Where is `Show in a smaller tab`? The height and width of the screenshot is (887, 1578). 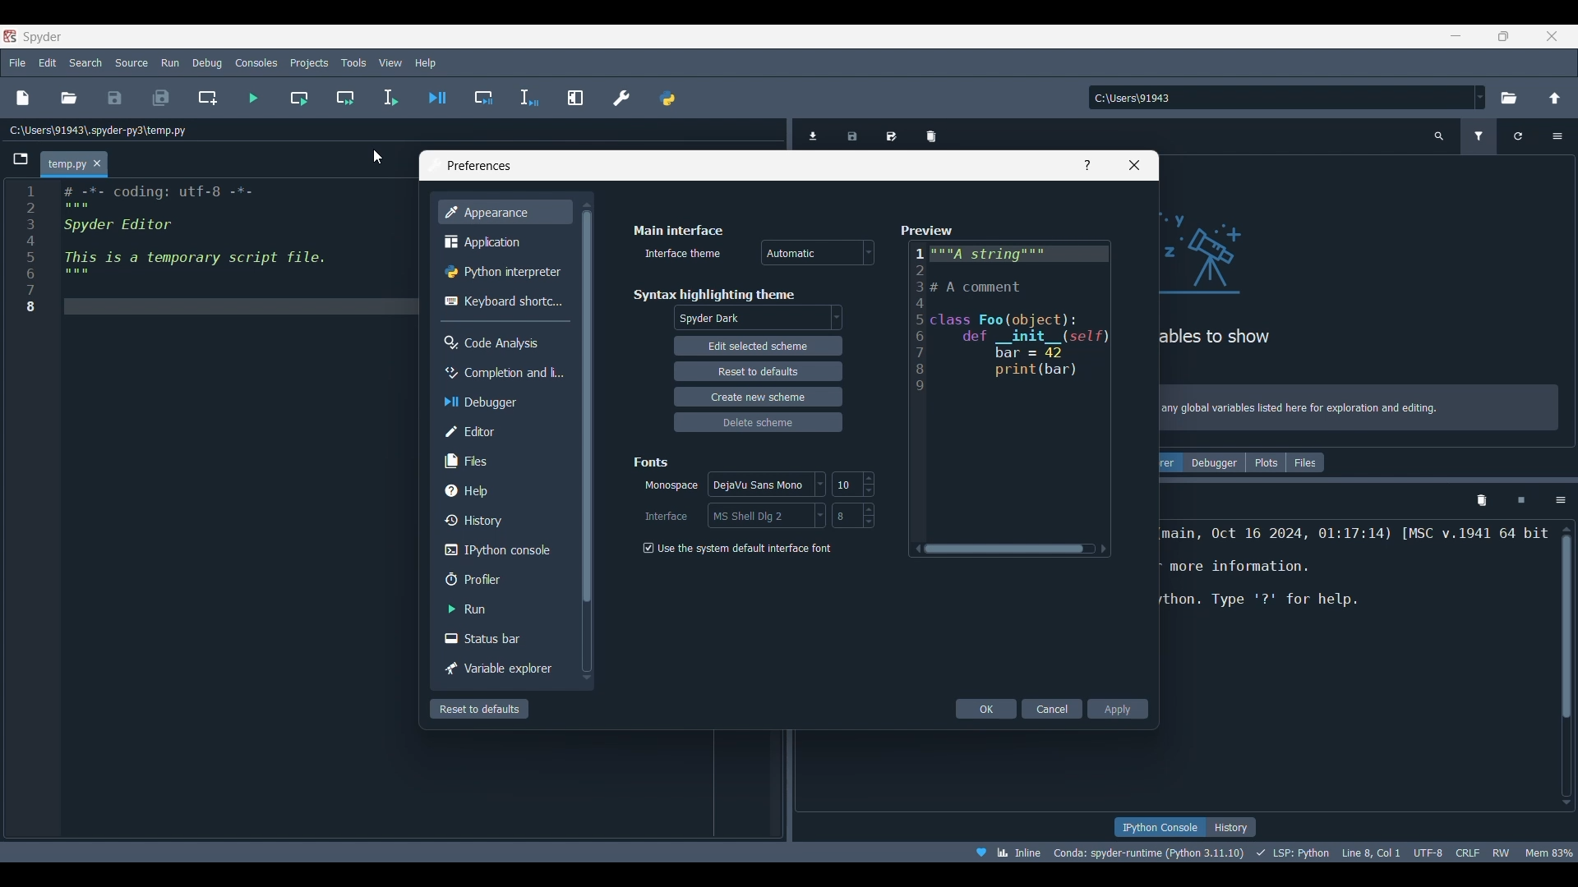
Show in a smaller tab is located at coordinates (1504, 37).